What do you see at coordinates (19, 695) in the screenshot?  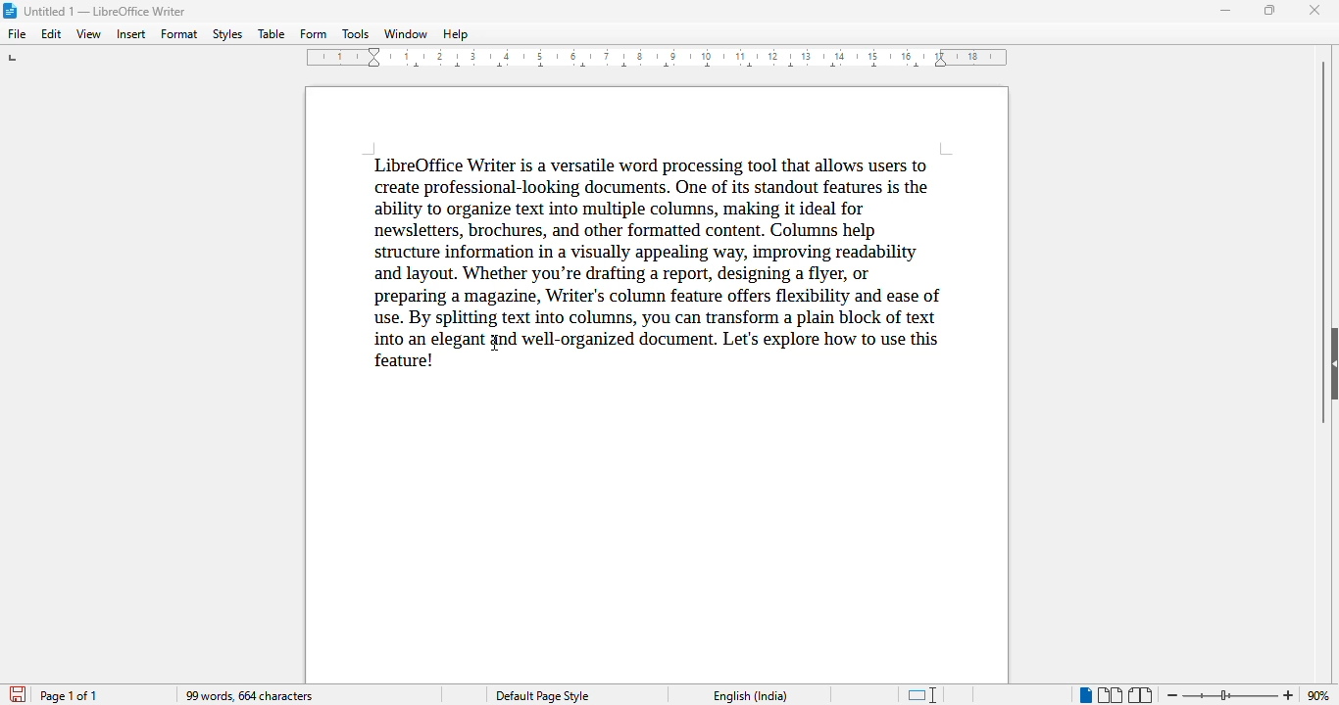 I see `click to save document` at bounding box center [19, 695].